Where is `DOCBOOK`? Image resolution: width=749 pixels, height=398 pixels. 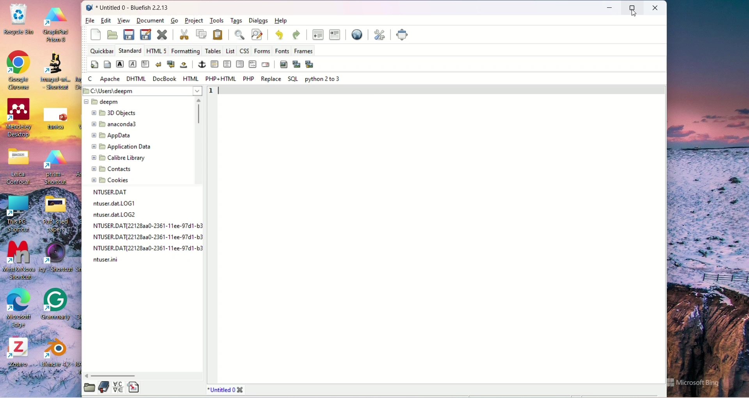 DOCBOOK is located at coordinates (165, 78).